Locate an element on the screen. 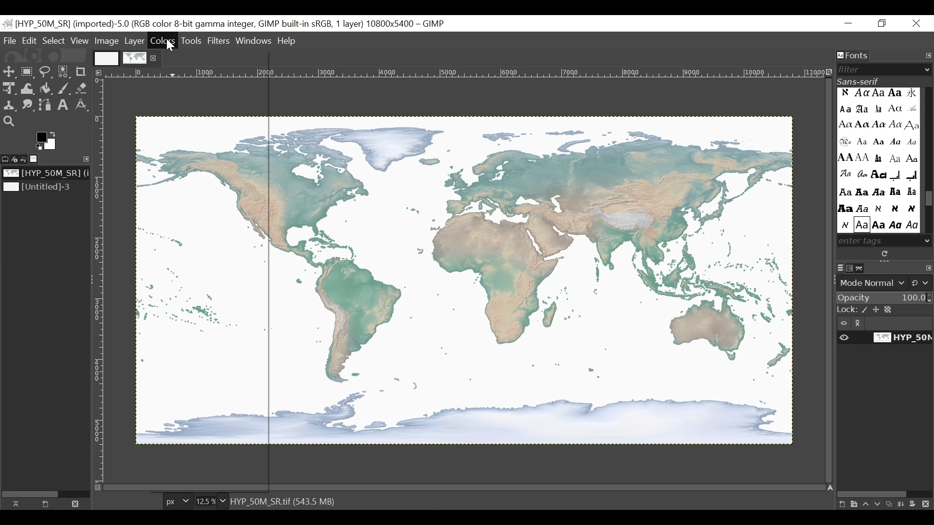 The width and height of the screenshot is (934, 525). Horizontal Ruler is located at coordinates (465, 73).